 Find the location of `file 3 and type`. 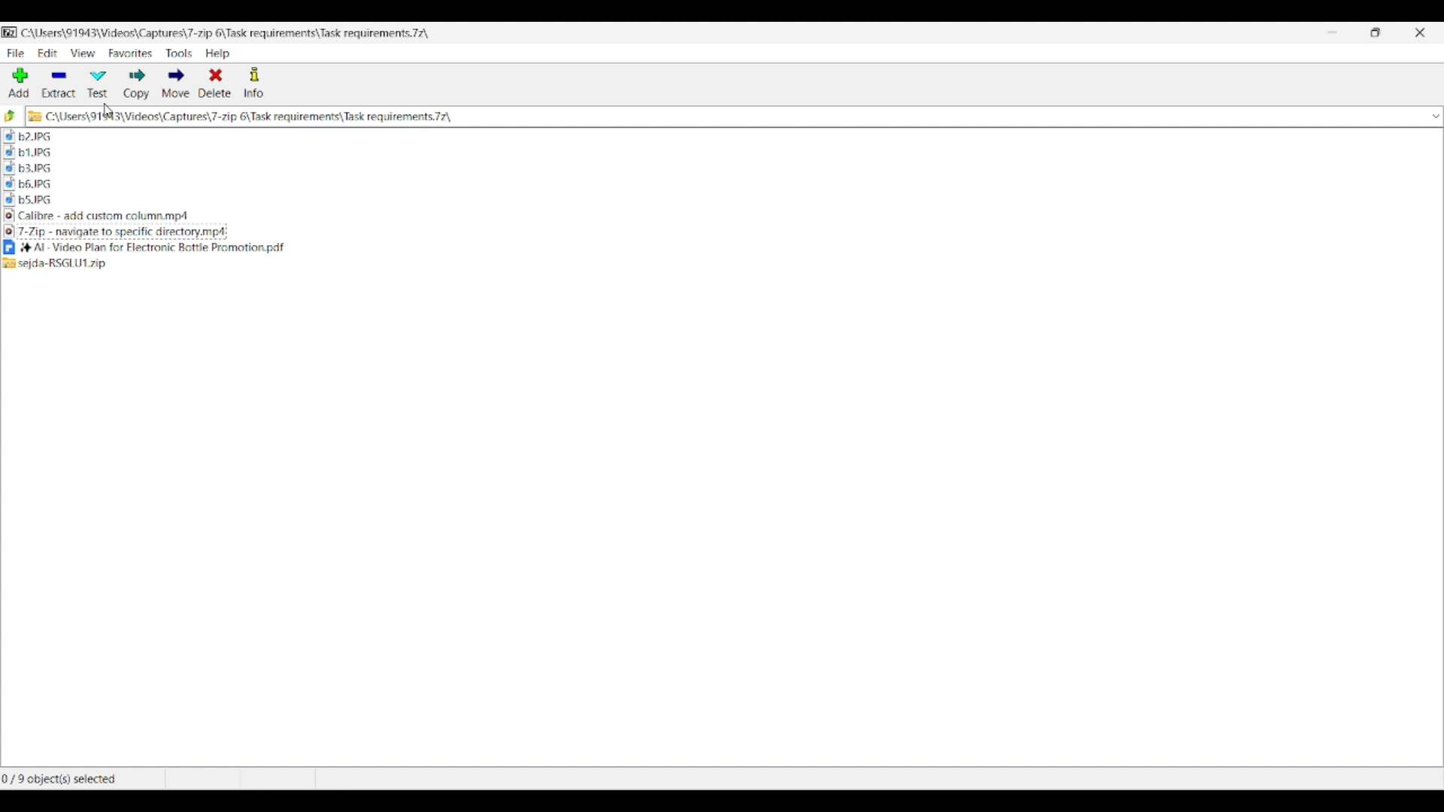

file 3 and type is located at coordinates (412, 217).